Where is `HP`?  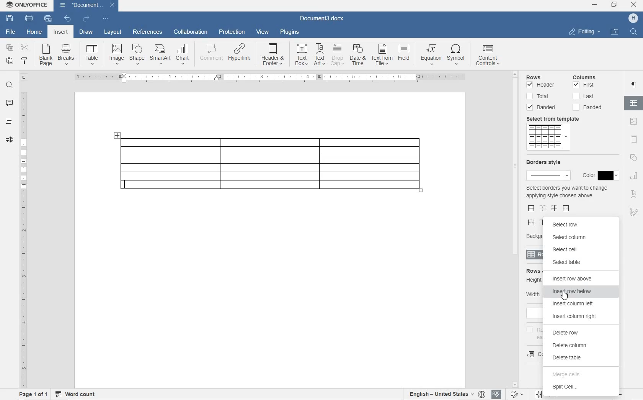 HP is located at coordinates (634, 18).